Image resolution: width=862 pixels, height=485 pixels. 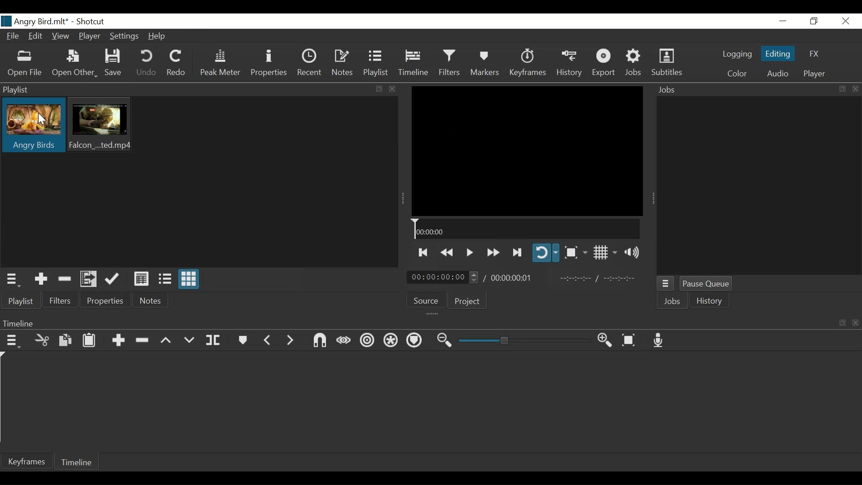 I want to click on Undo, so click(x=147, y=64).